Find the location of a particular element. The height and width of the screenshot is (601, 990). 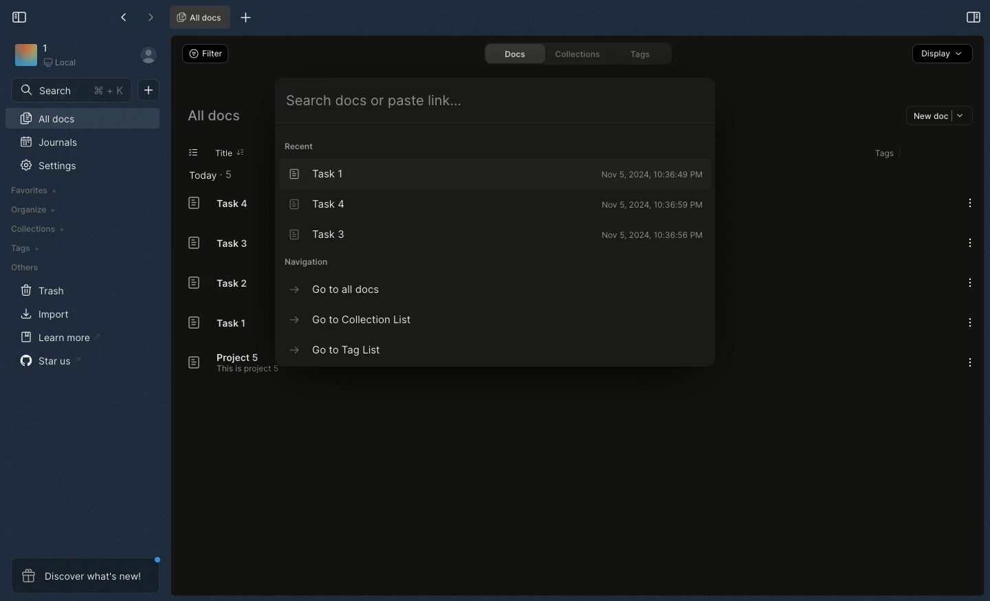

All docs is located at coordinates (197, 18).